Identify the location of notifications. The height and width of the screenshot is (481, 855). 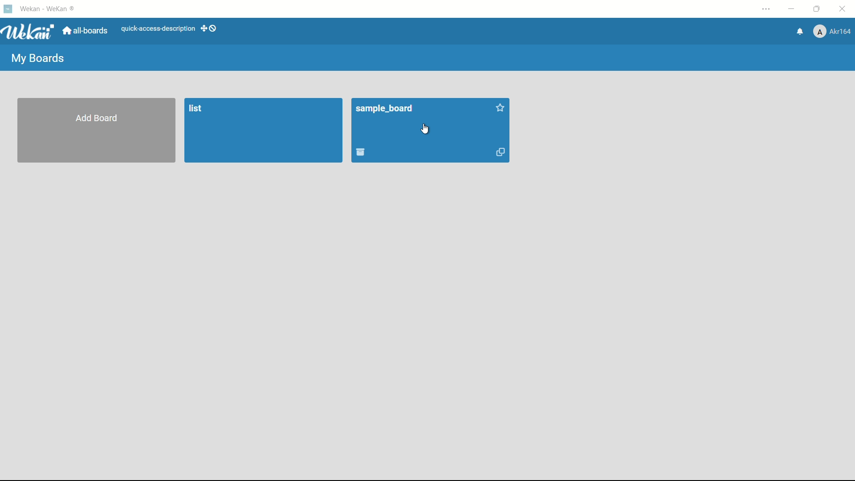
(800, 31).